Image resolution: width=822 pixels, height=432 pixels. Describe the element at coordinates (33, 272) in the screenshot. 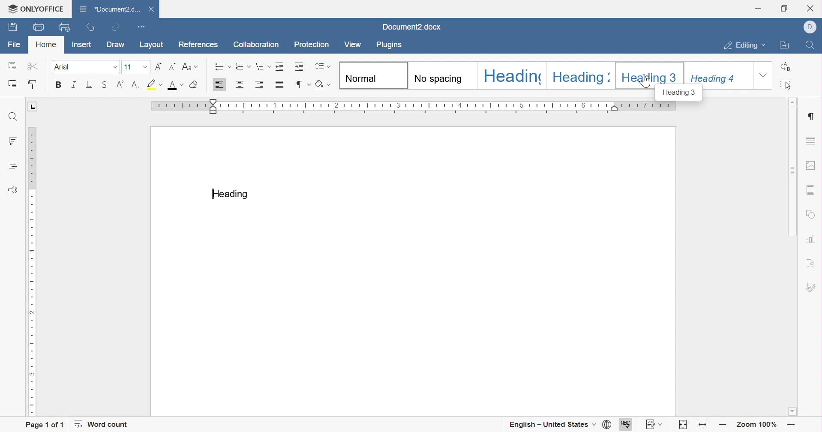

I see `Ruler` at that location.